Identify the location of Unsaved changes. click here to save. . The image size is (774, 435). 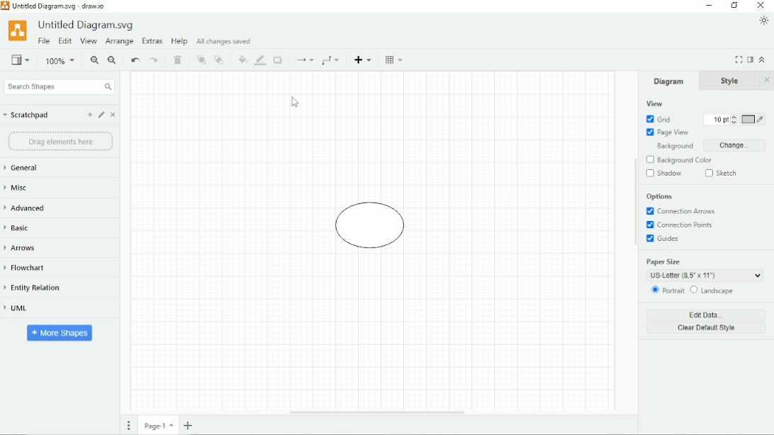
(262, 40).